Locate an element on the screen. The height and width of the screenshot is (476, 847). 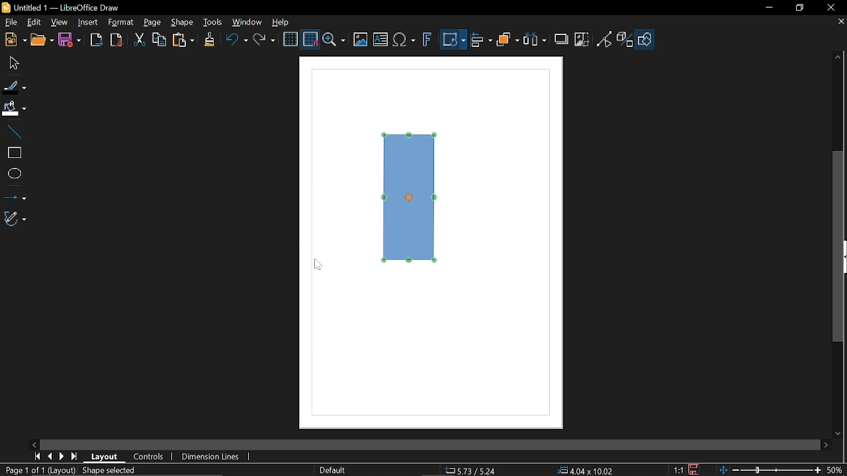
Toggle  is located at coordinates (605, 40).